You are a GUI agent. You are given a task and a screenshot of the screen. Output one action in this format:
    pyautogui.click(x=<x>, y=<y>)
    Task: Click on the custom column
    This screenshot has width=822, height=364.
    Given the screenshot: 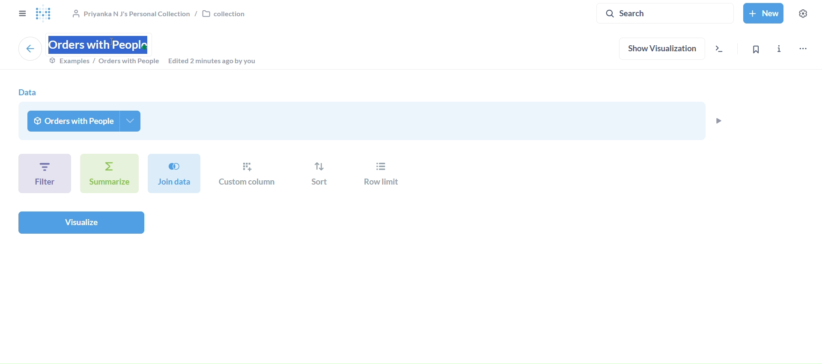 What is the action you would take?
    pyautogui.click(x=248, y=174)
    